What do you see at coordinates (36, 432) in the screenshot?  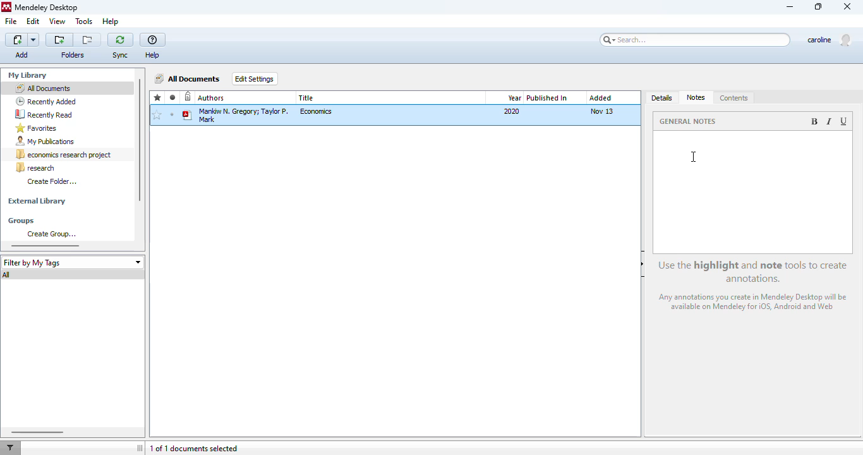 I see `horizontal scroll bar` at bounding box center [36, 432].